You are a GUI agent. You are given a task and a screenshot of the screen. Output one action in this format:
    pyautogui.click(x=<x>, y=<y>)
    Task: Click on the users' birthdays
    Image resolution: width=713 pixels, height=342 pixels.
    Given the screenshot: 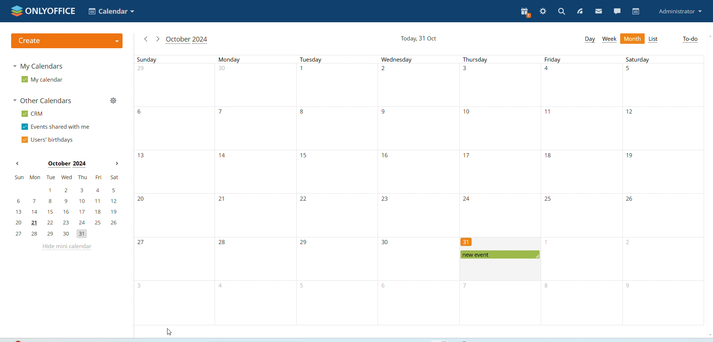 What is the action you would take?
    pyautogui.click(x=48, y=140)
    